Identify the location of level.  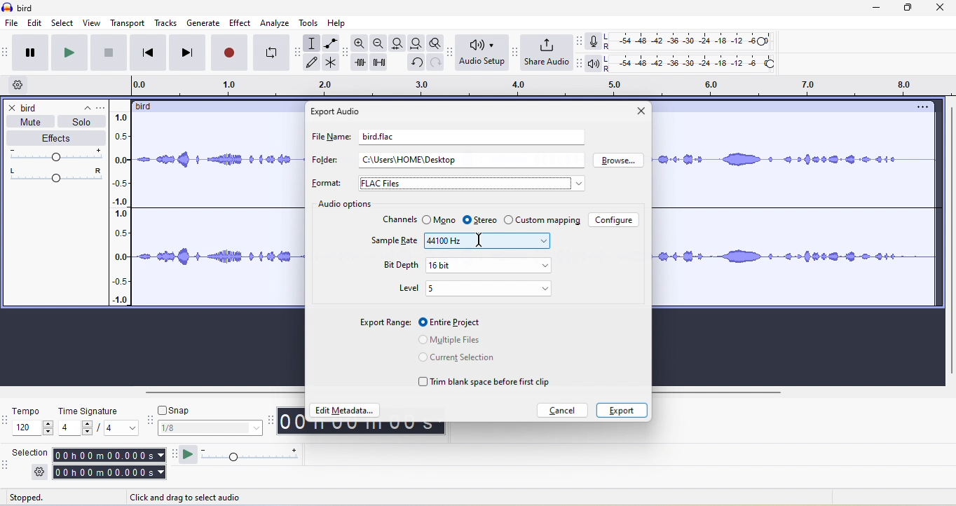
(408, 287).